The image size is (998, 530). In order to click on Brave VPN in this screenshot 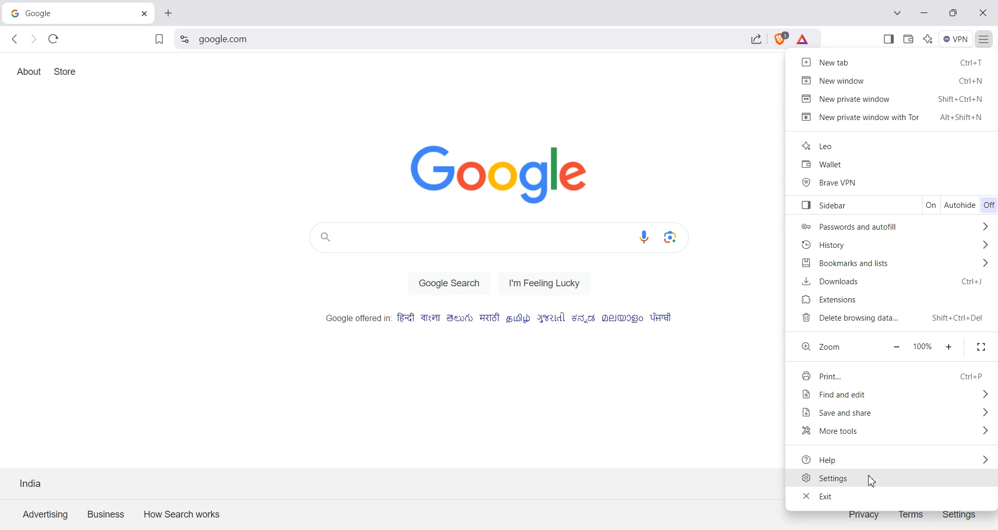, I will do `click(895, 181)`.